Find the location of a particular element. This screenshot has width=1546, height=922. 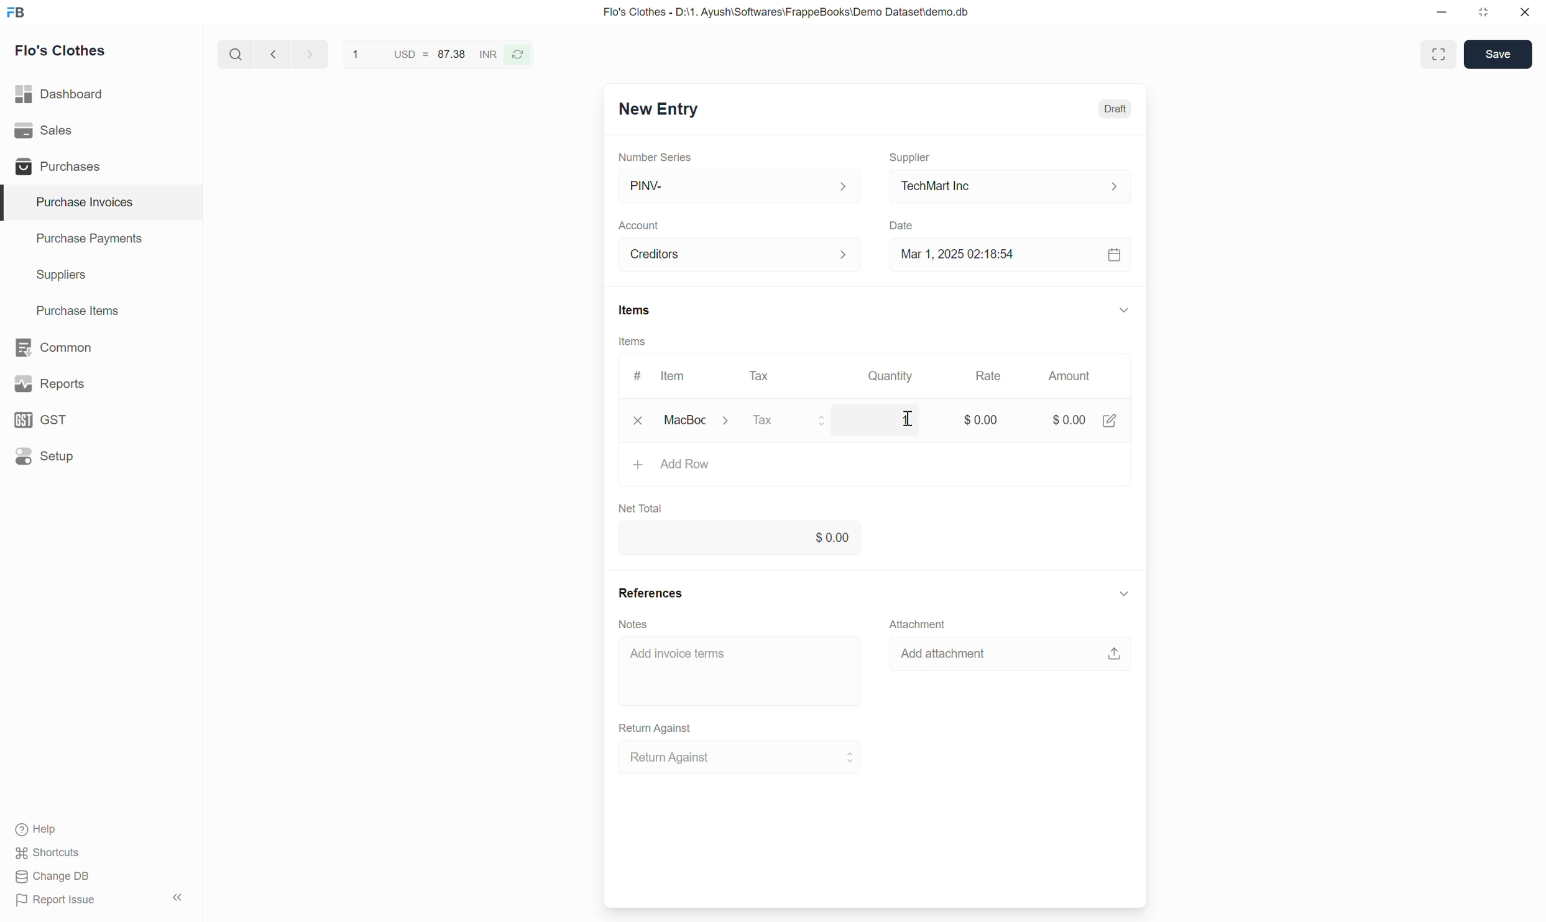

Suppliers is located at coordinates (101, 275).